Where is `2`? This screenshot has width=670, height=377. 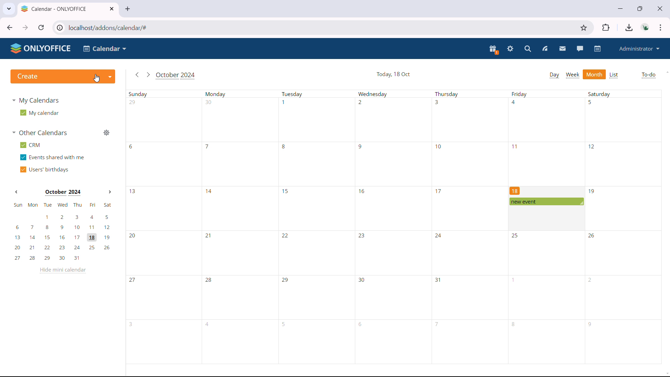
2 is located at coordinates (360, 102).